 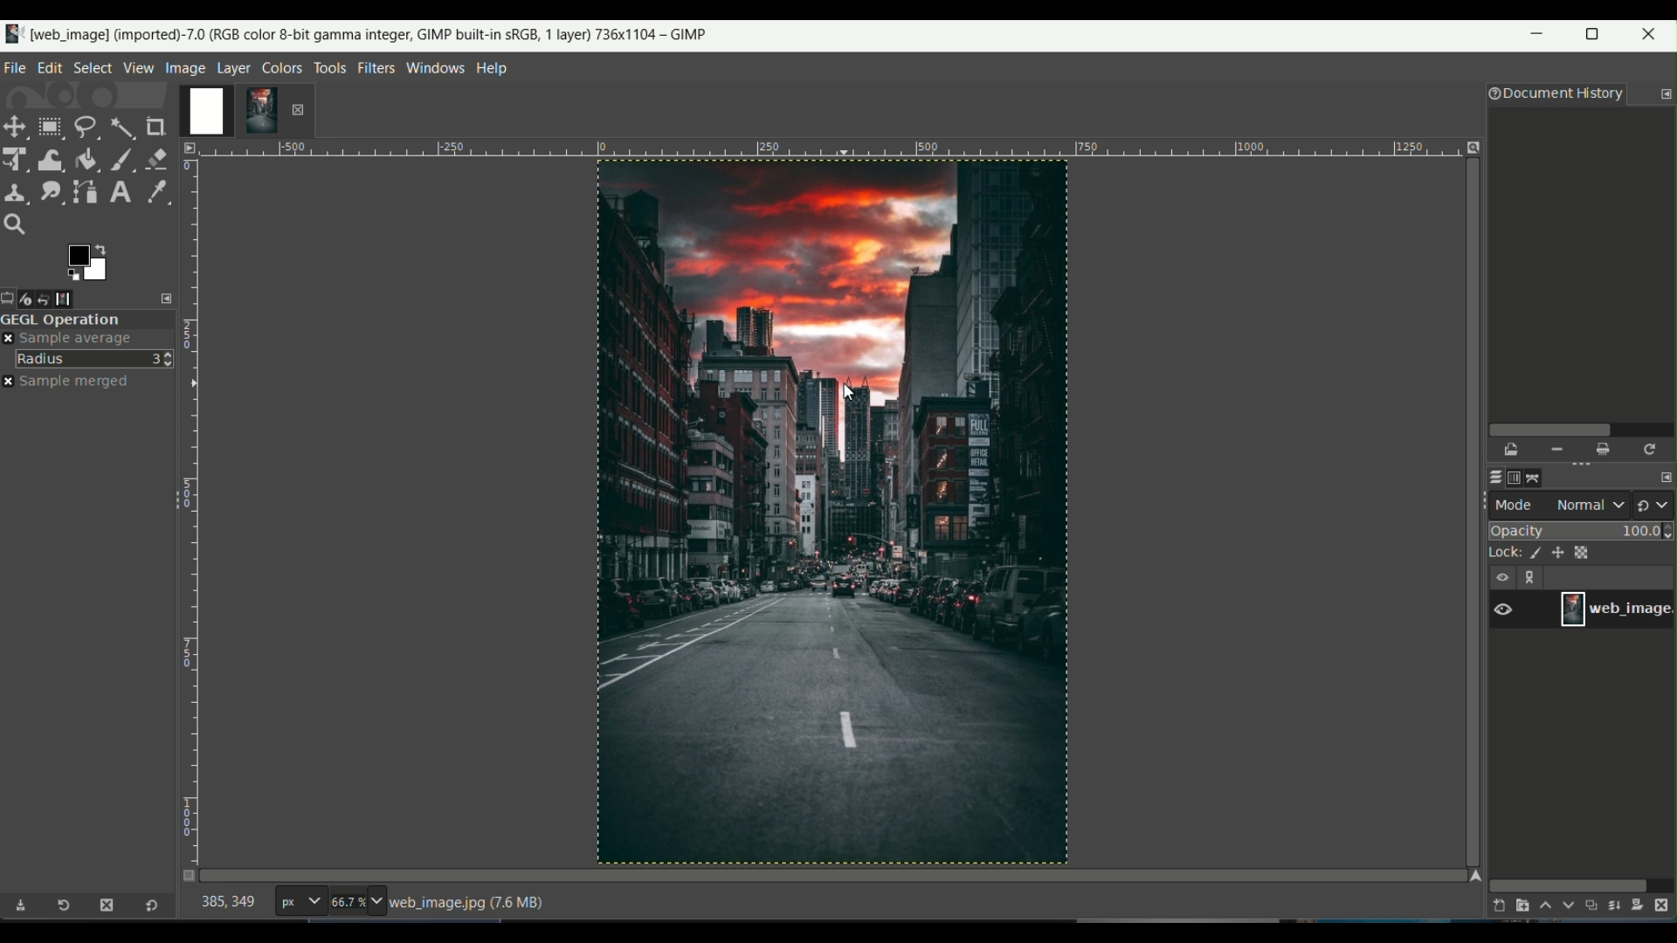 I want to click on tools tab, so click(x=329, y=67).